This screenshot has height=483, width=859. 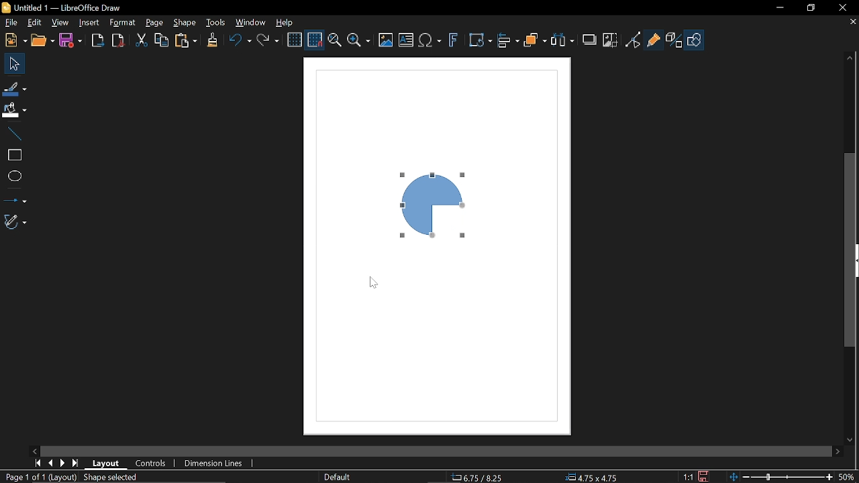 What do you see at coordinates (90, 23) in the screenshot?
I see `Insert` at bounding box center [90, 23].